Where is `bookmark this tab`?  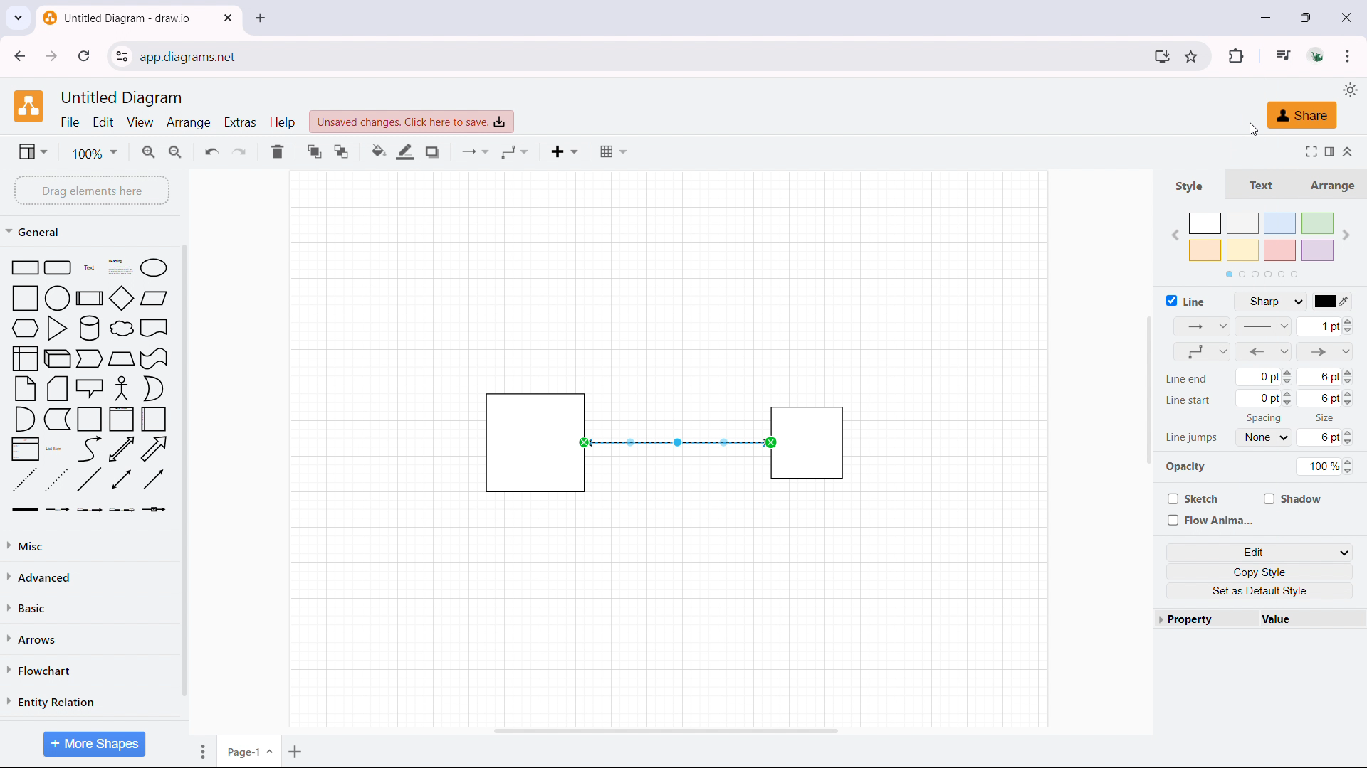 bookmark this tab is located at coordinates (1190, 56).